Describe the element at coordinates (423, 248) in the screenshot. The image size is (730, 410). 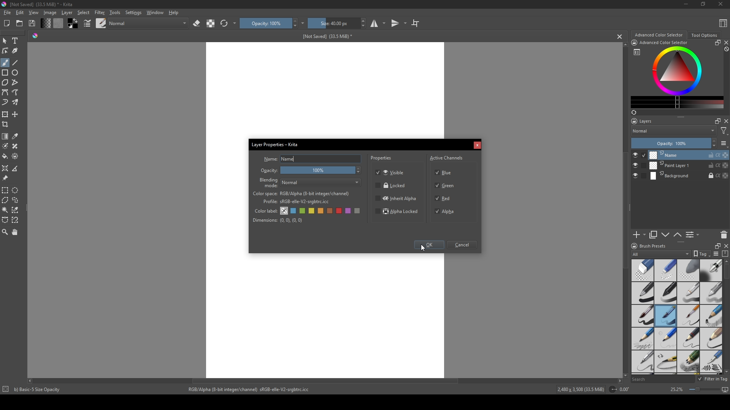
I see `cursor` at that location.